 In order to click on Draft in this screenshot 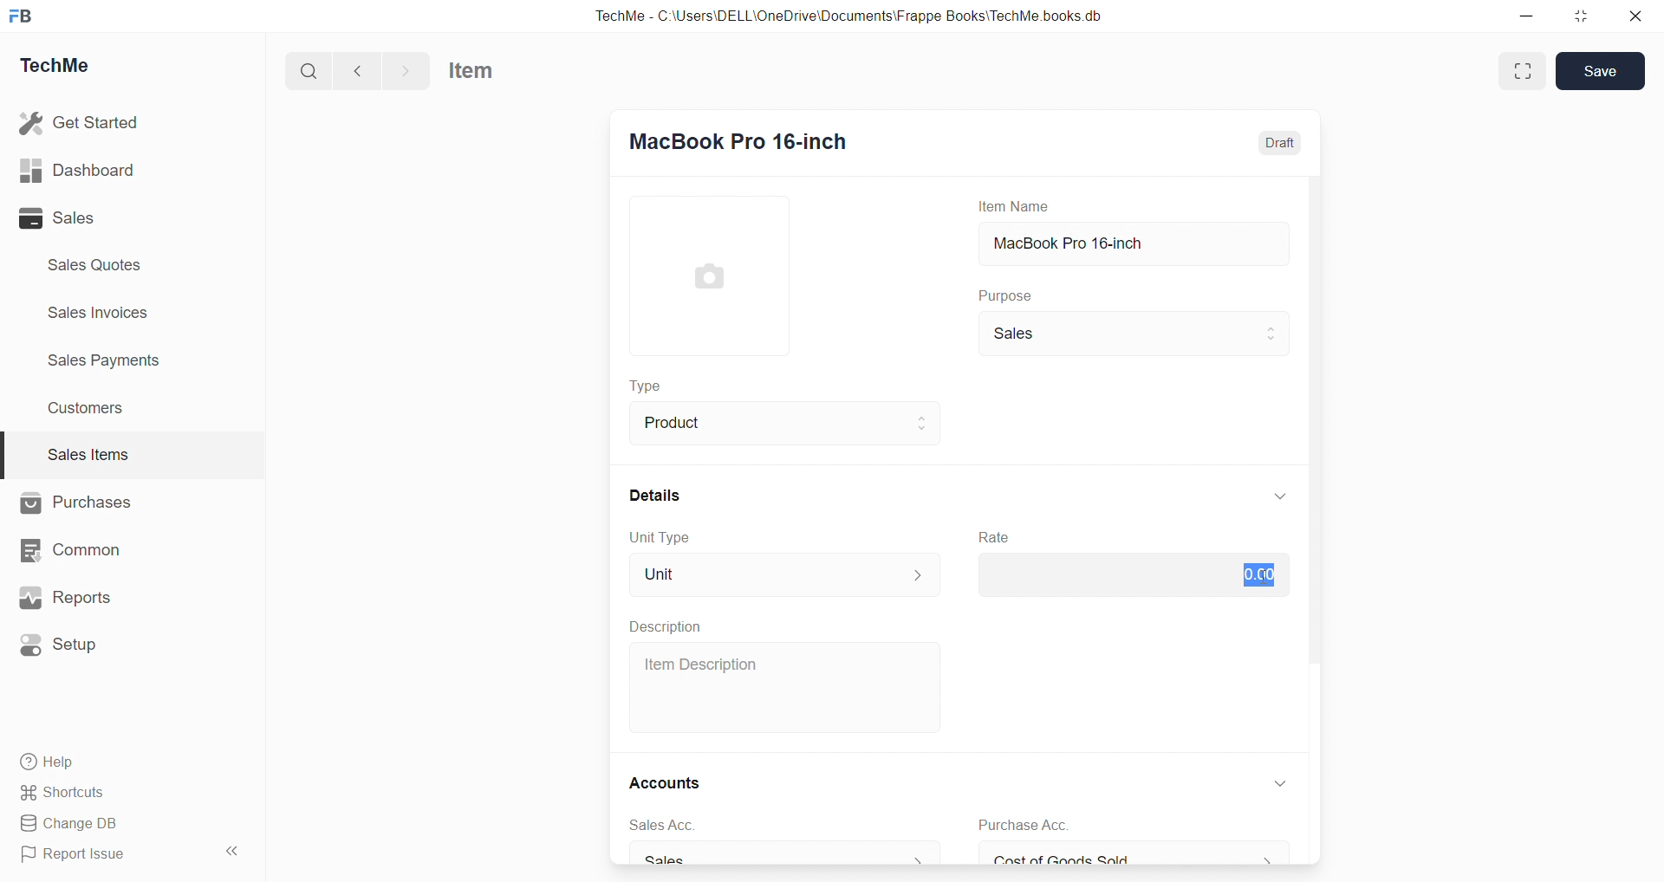, I will do `click(1281, 142)`.